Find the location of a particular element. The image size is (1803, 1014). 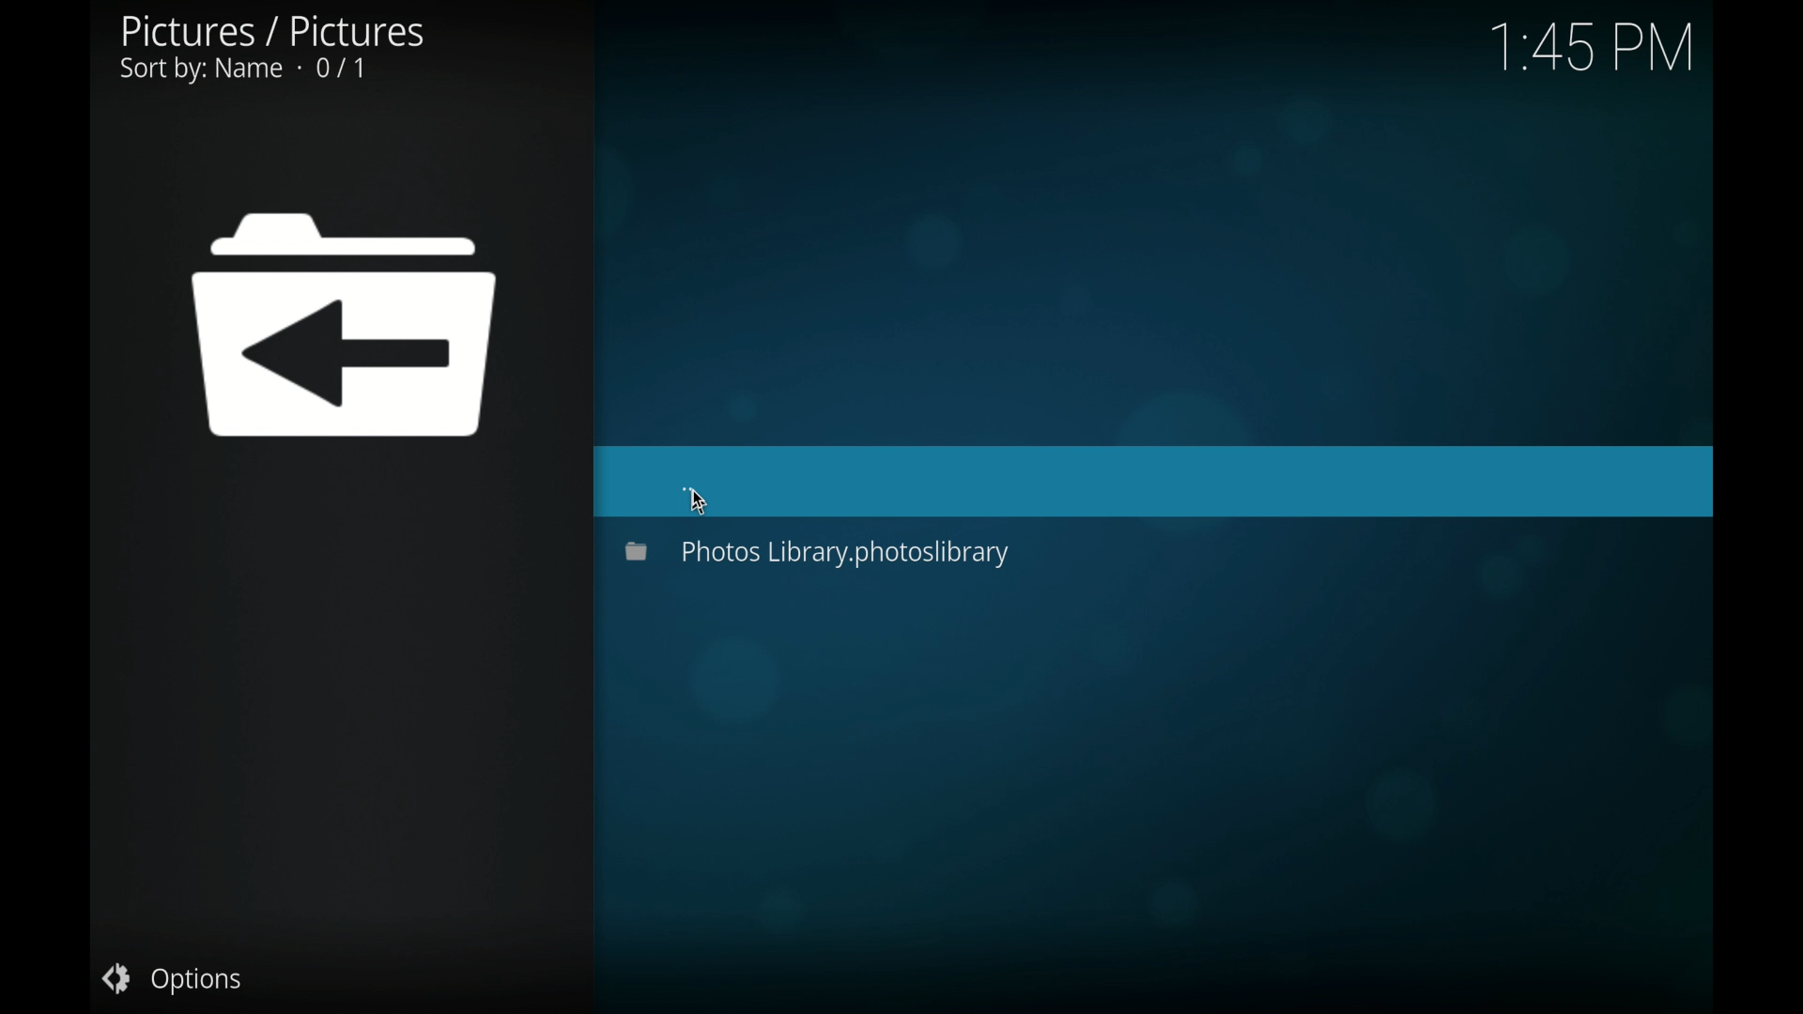

time is located at coordinates (1591, 49).